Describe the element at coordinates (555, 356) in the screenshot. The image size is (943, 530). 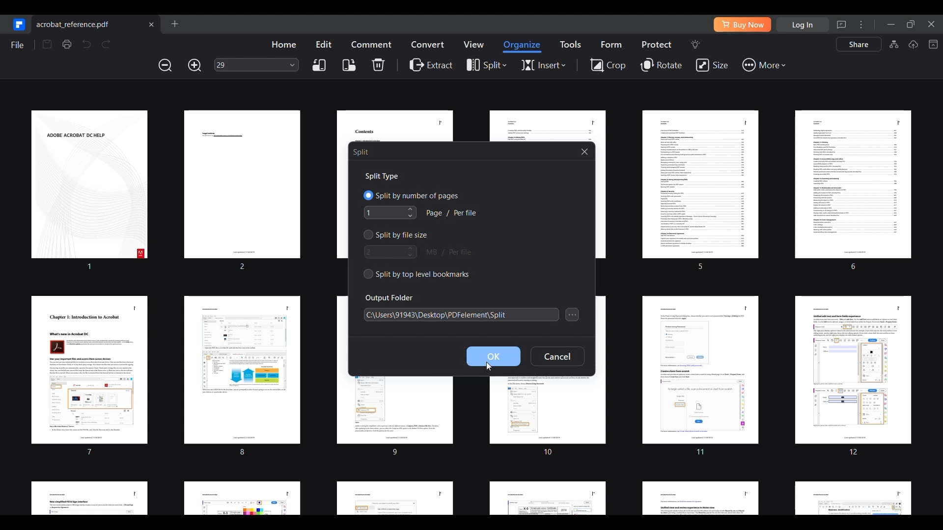
I see `Cancel` at that location.